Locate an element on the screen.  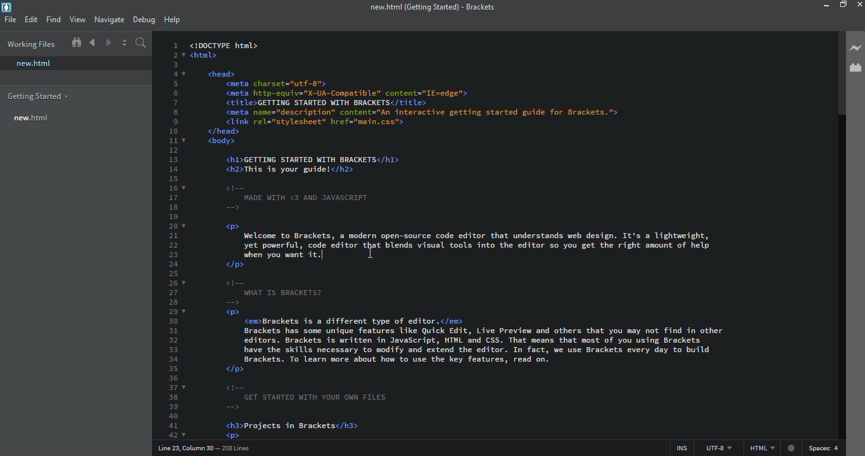
ins is located at coordinates (679, 447).